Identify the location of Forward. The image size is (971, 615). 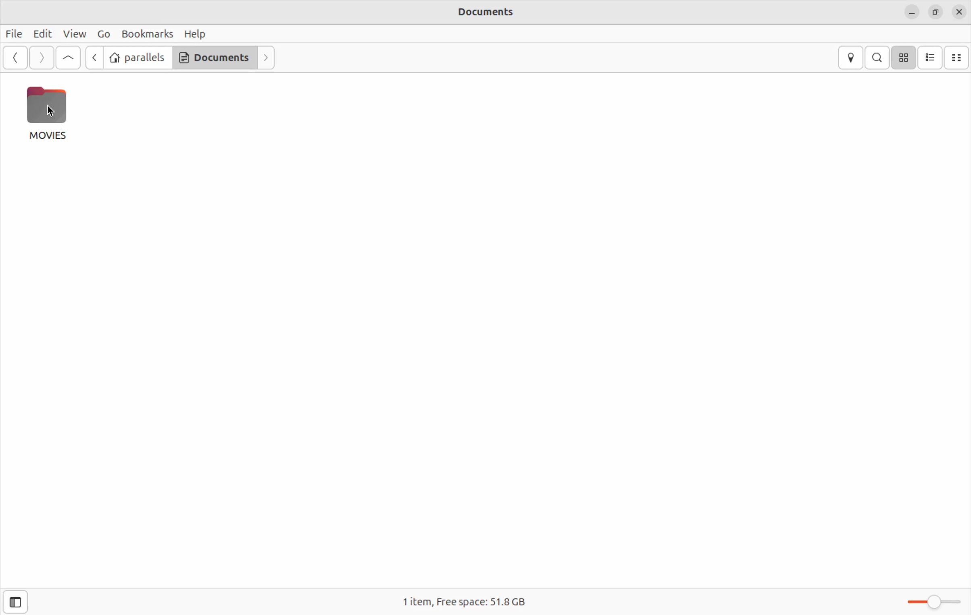
(42, 58).